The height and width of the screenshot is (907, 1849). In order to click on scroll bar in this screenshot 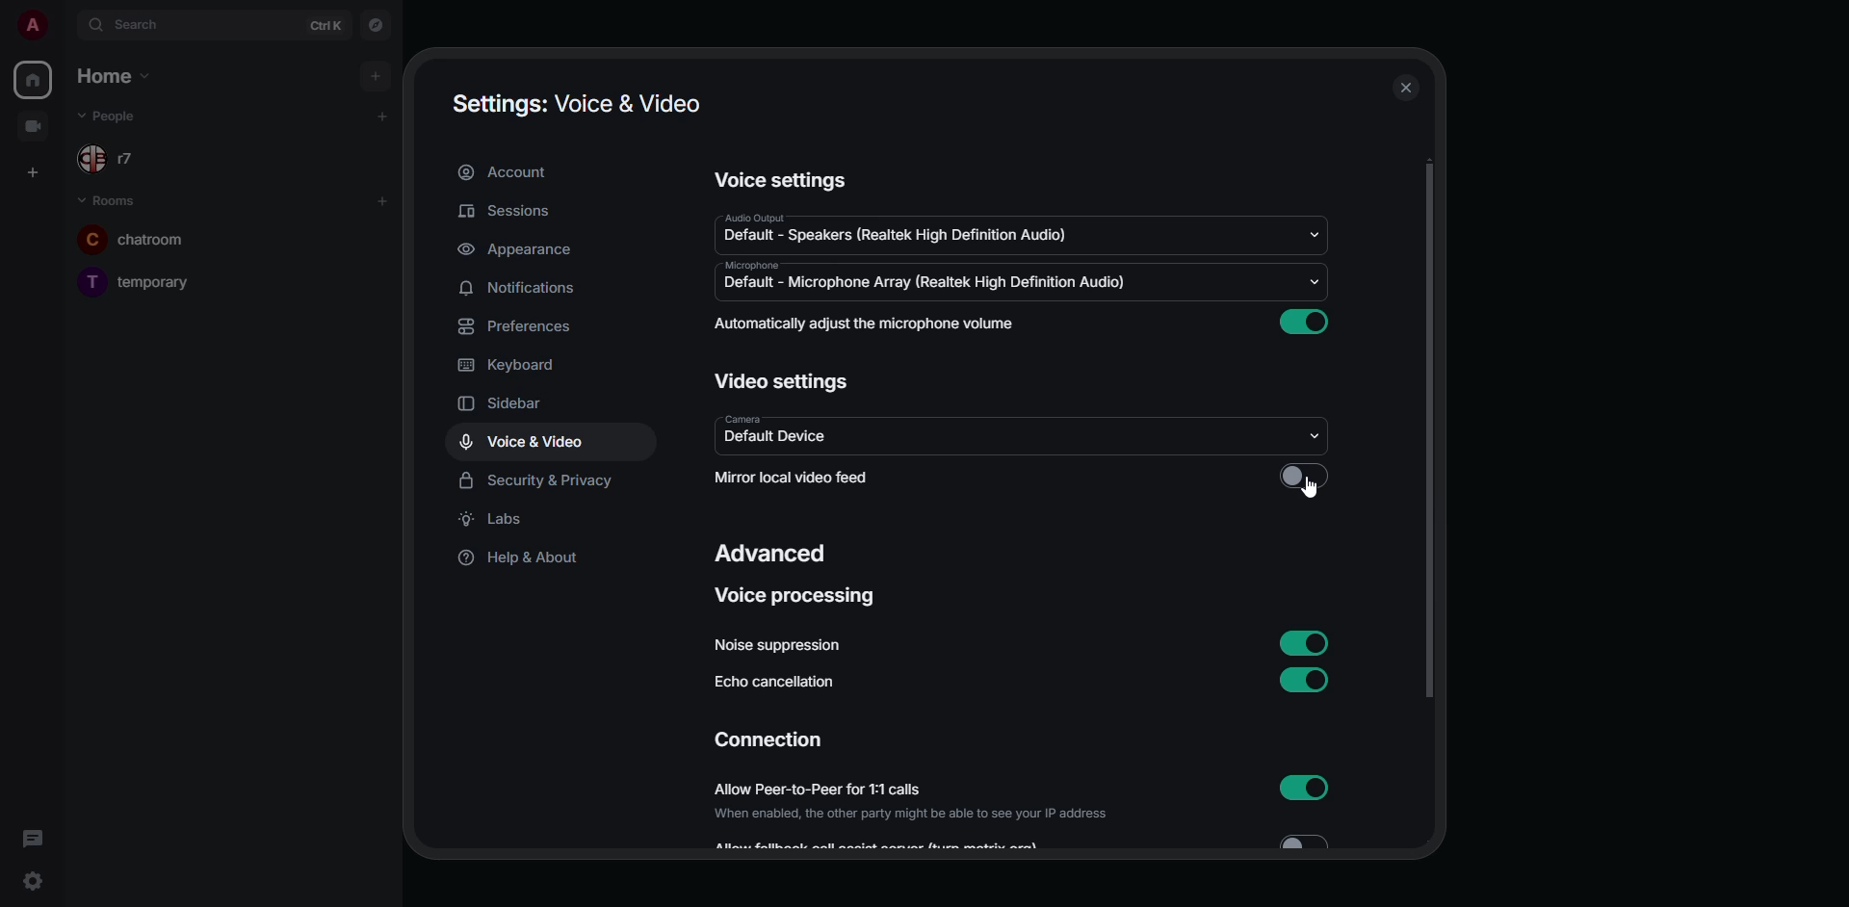, I will do `click(1428, 432)`.